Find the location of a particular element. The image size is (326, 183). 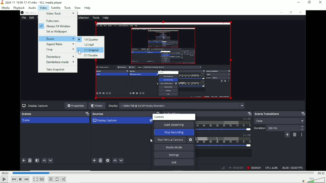

Minimize is located at coordinates (299, 2).